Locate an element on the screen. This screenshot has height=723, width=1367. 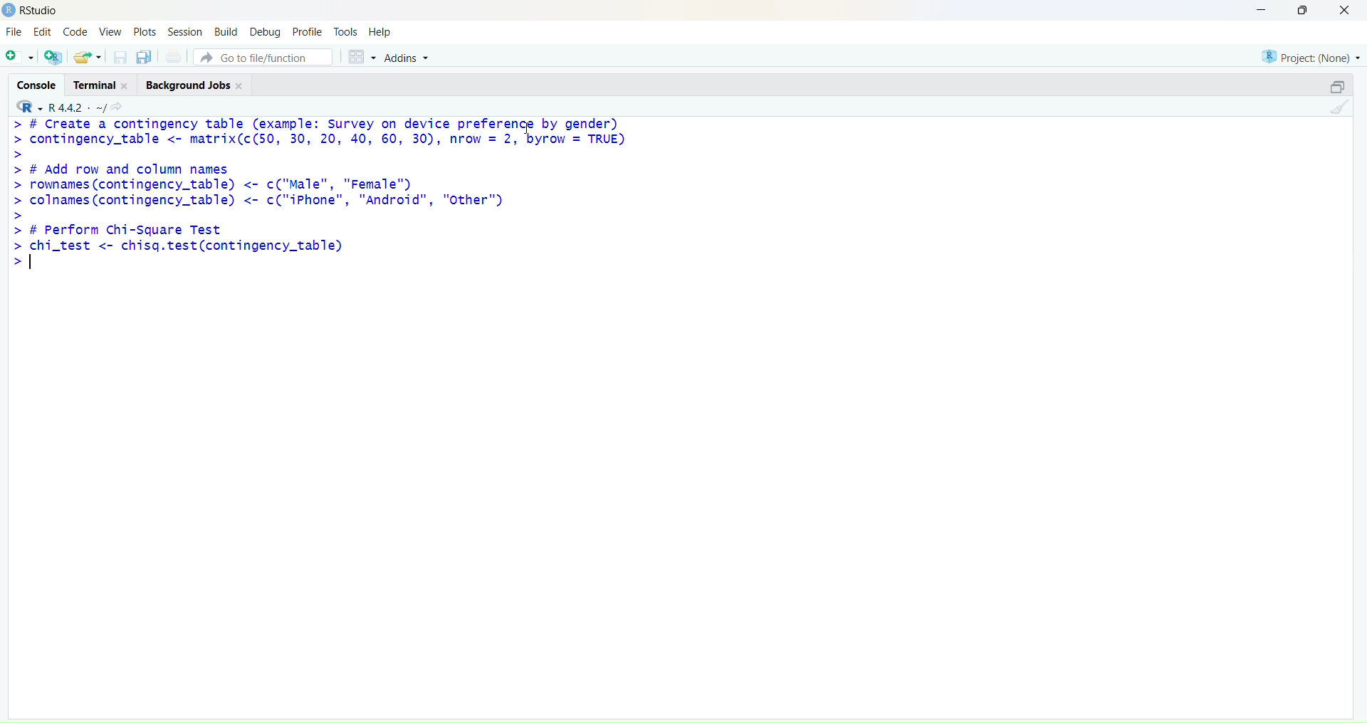
R 4.4.2 ~/ is located at coordinates (78, 108).